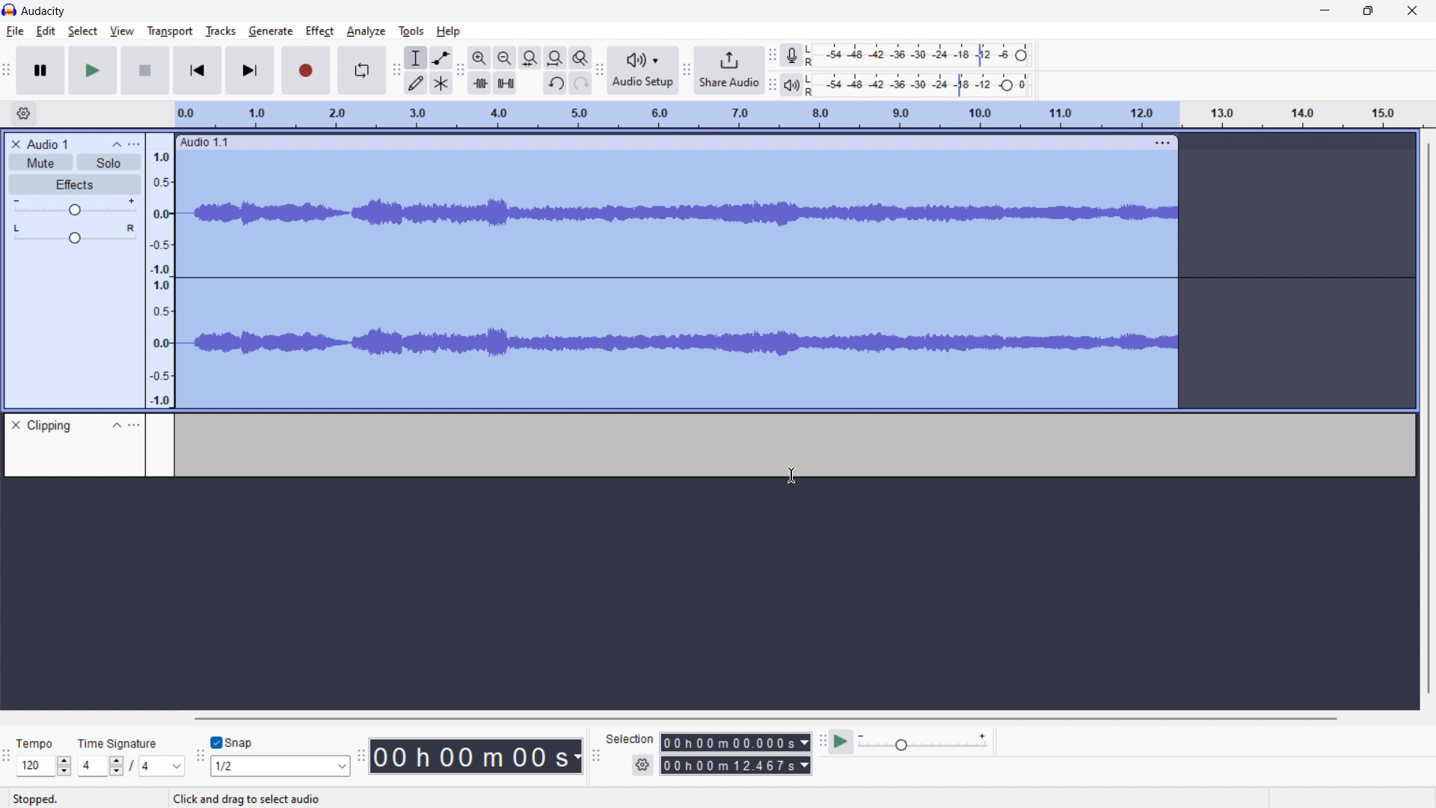 The height and width of the screenshot is (808, 1436). Describe the element at coordinates (46, 31) in the screenshot. I see `edit` at that location.